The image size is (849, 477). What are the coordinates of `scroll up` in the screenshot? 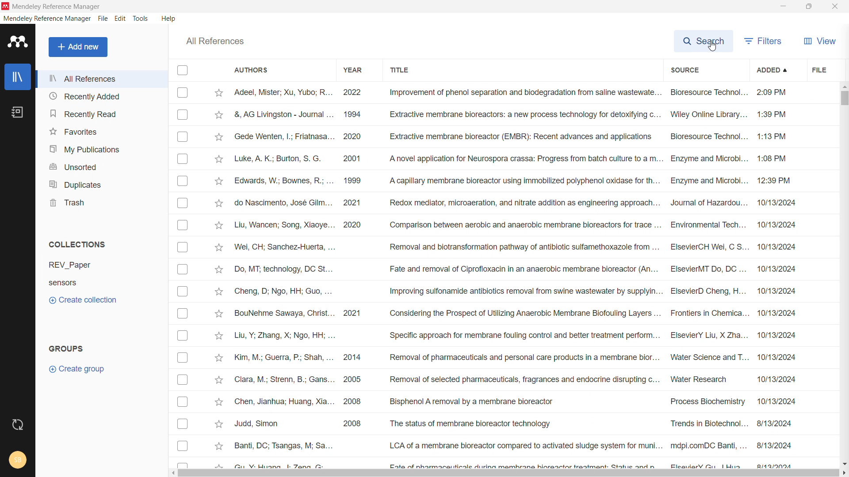 It's located at (843, 86).